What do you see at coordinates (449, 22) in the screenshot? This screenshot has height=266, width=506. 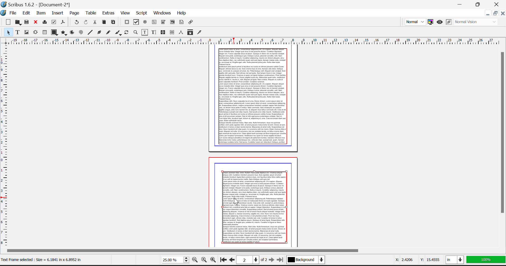 I see `Edit in Preview Mode` at bounding box center [449, 22].